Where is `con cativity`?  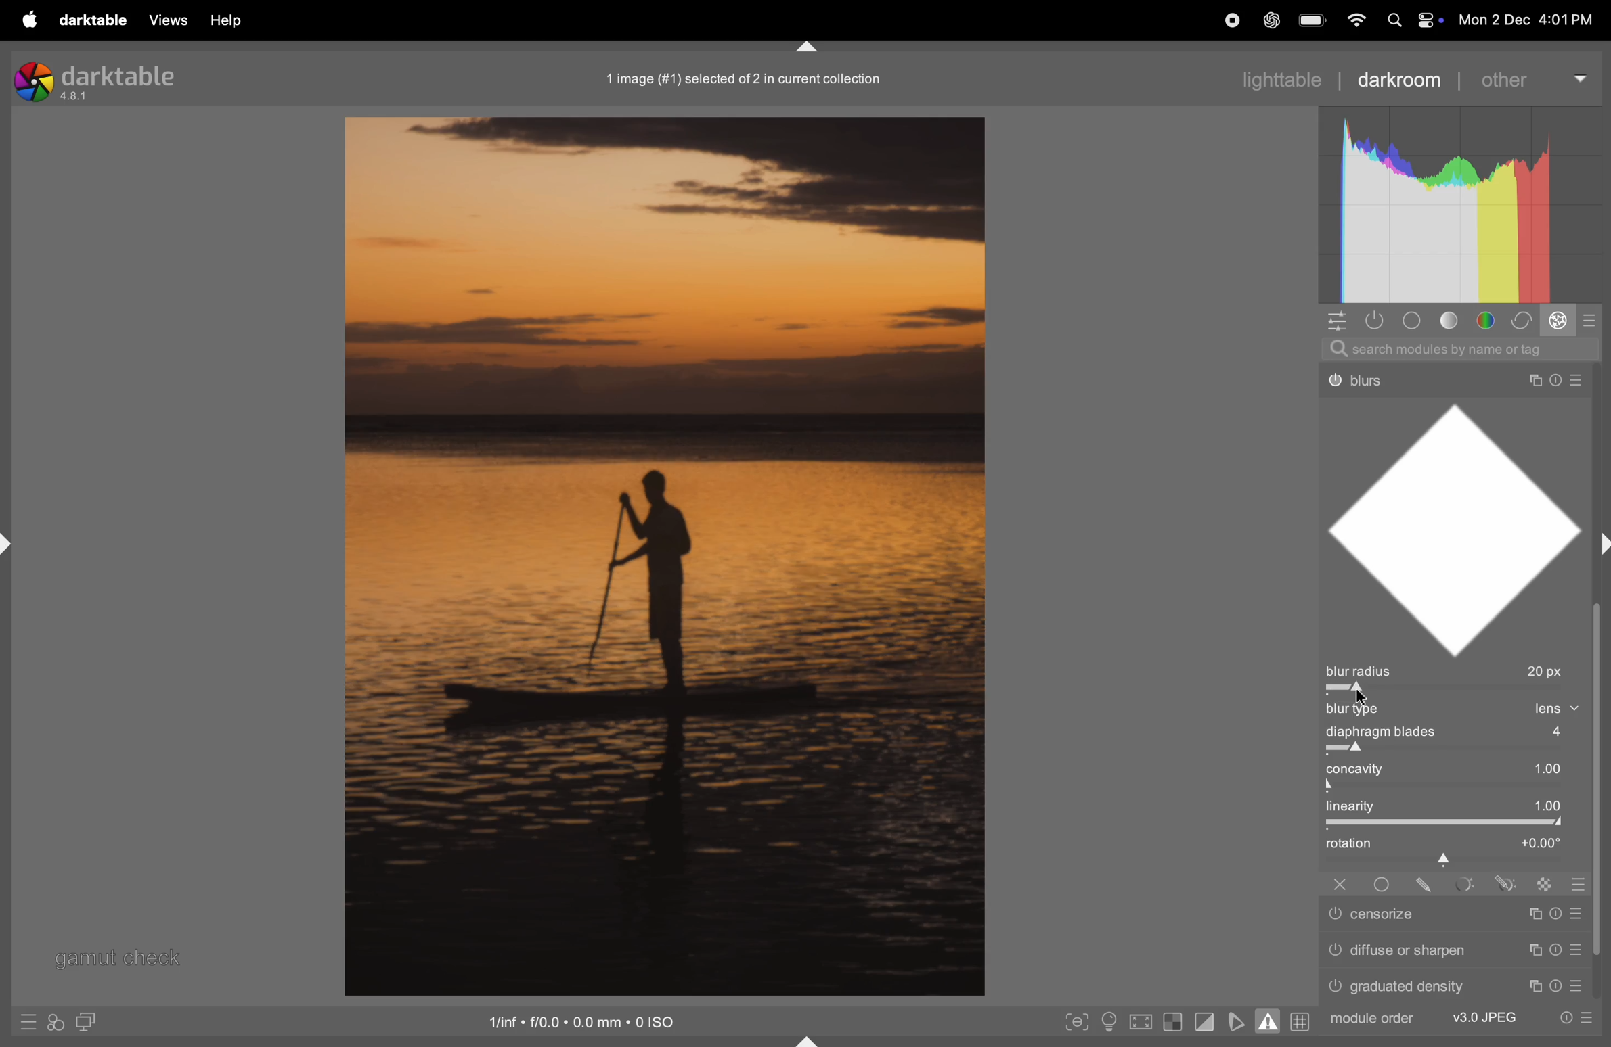 con cativity is located at coordinates (1459, 768).